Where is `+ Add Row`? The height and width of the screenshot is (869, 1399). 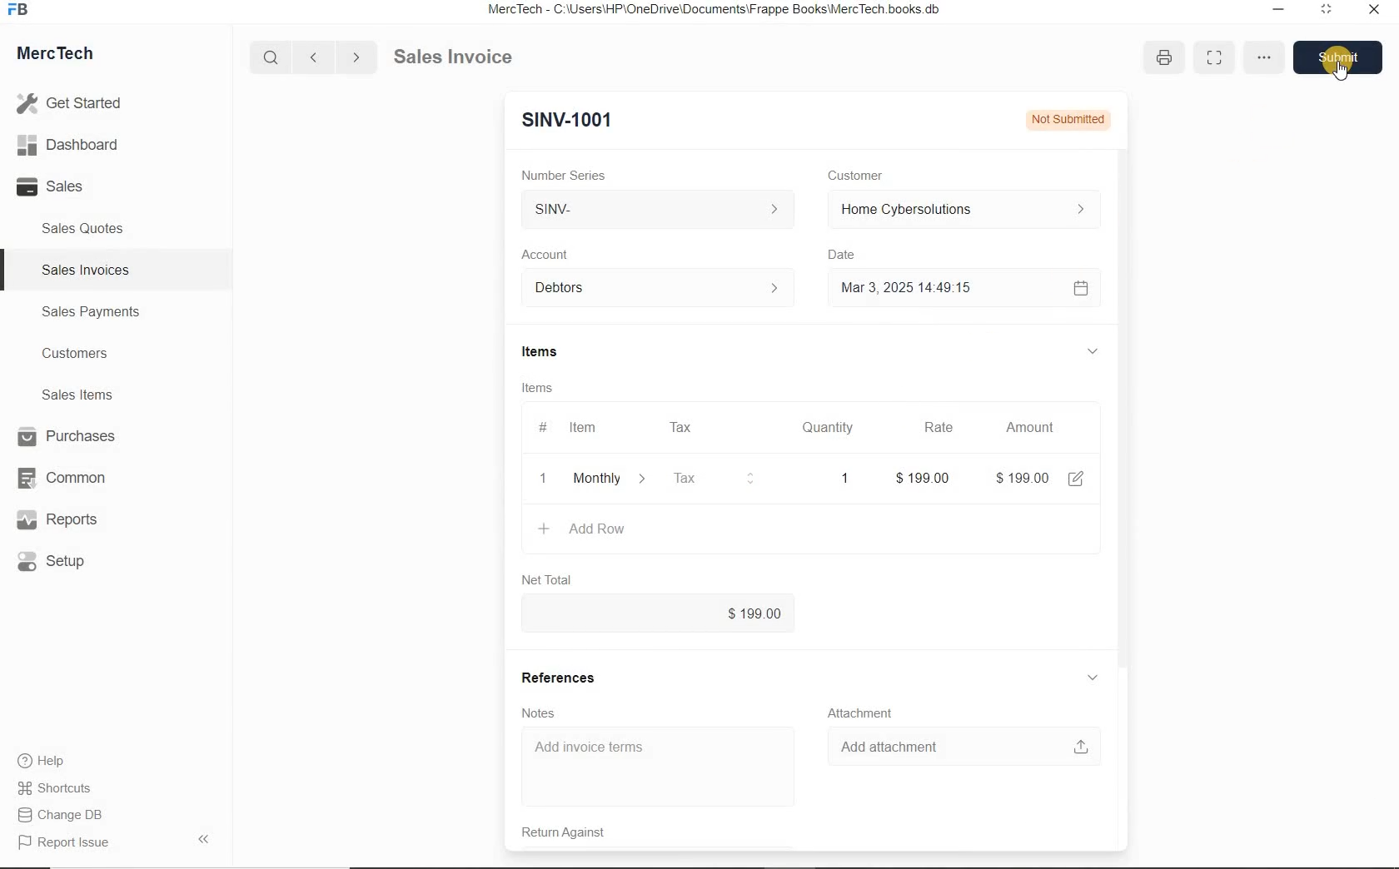
+ Add Row is located at coordinates (592, 479).